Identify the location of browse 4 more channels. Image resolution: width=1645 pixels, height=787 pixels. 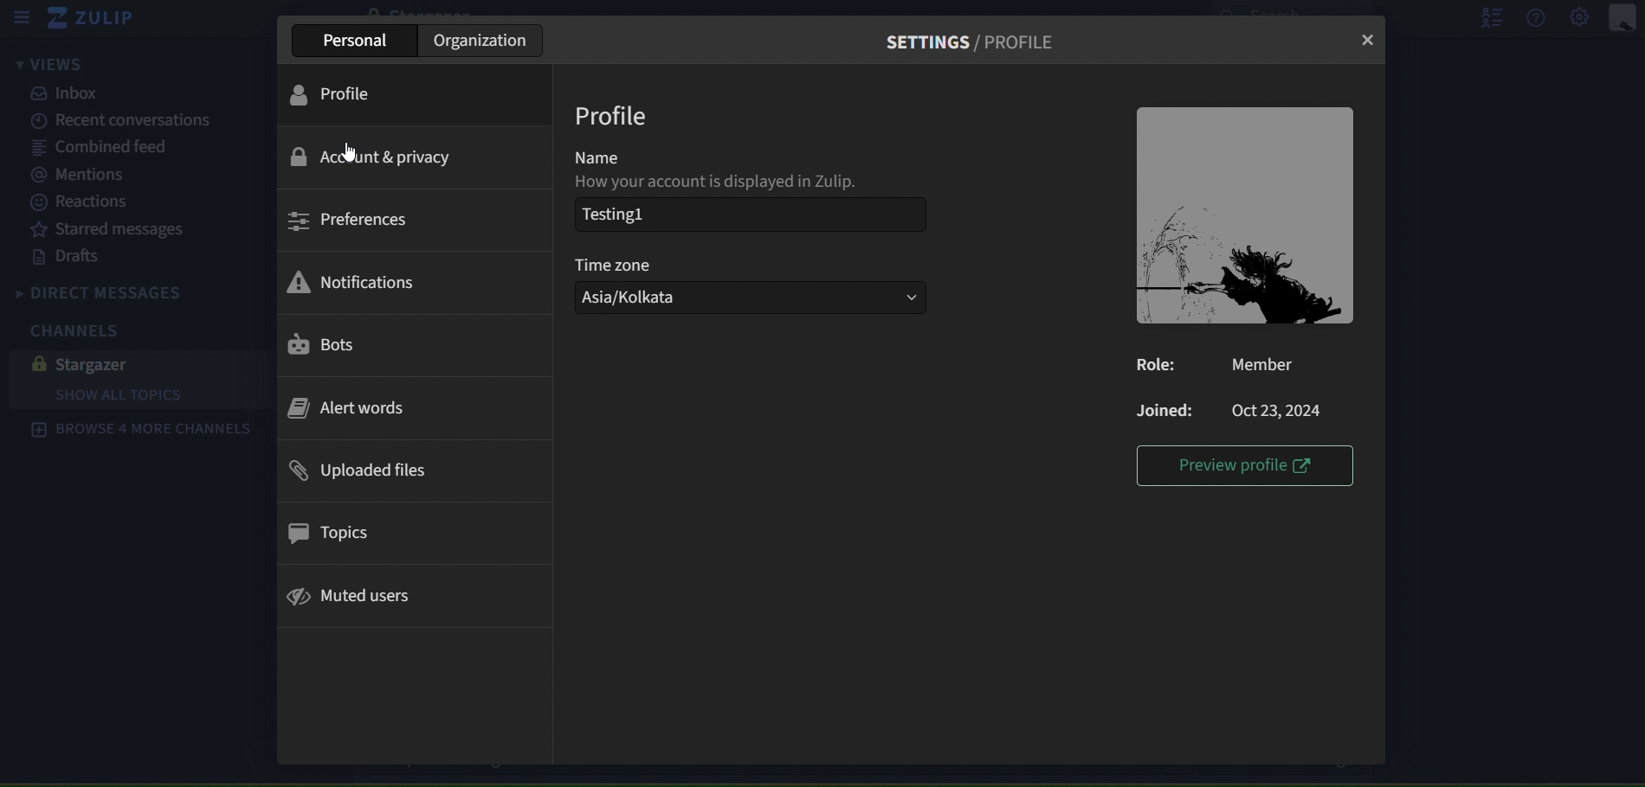
(140, 430).